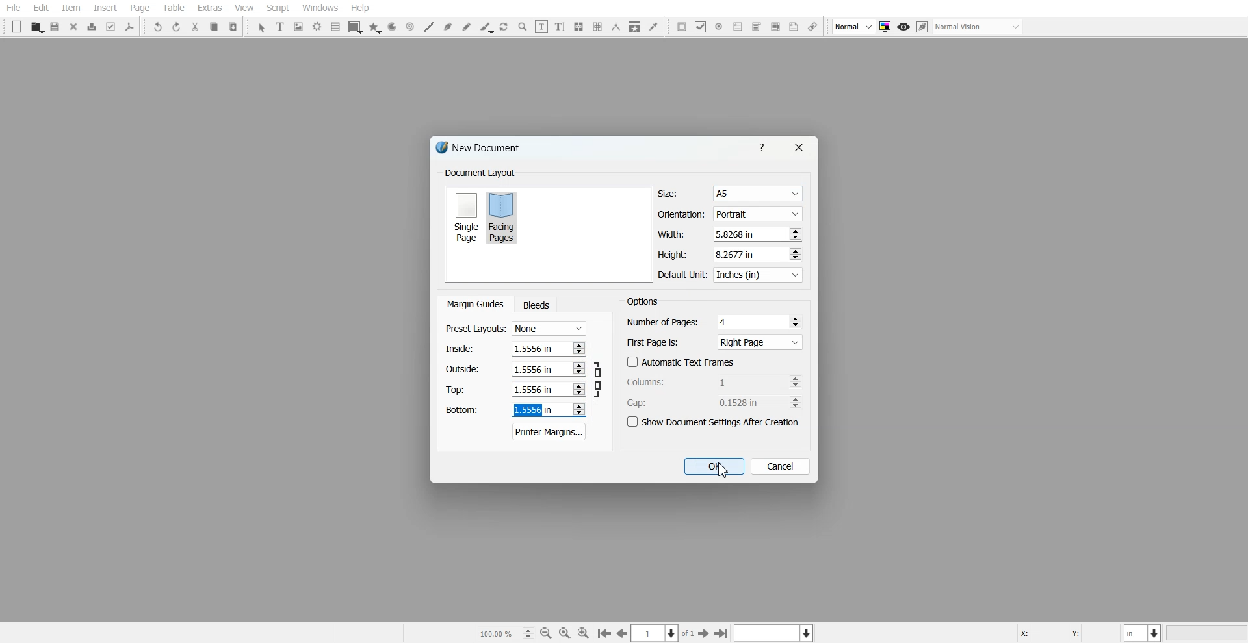  I want to click on Select the current layer, so click(775, 633).